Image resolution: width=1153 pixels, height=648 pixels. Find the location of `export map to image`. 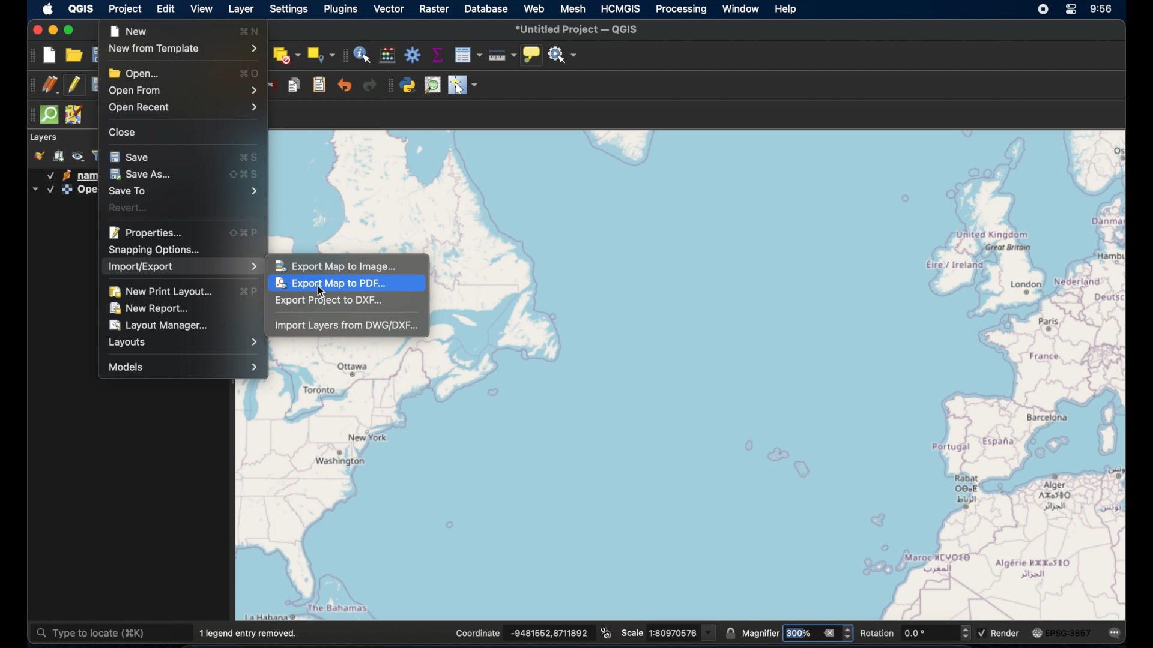

export map to image is located at coordinates (338, 266).